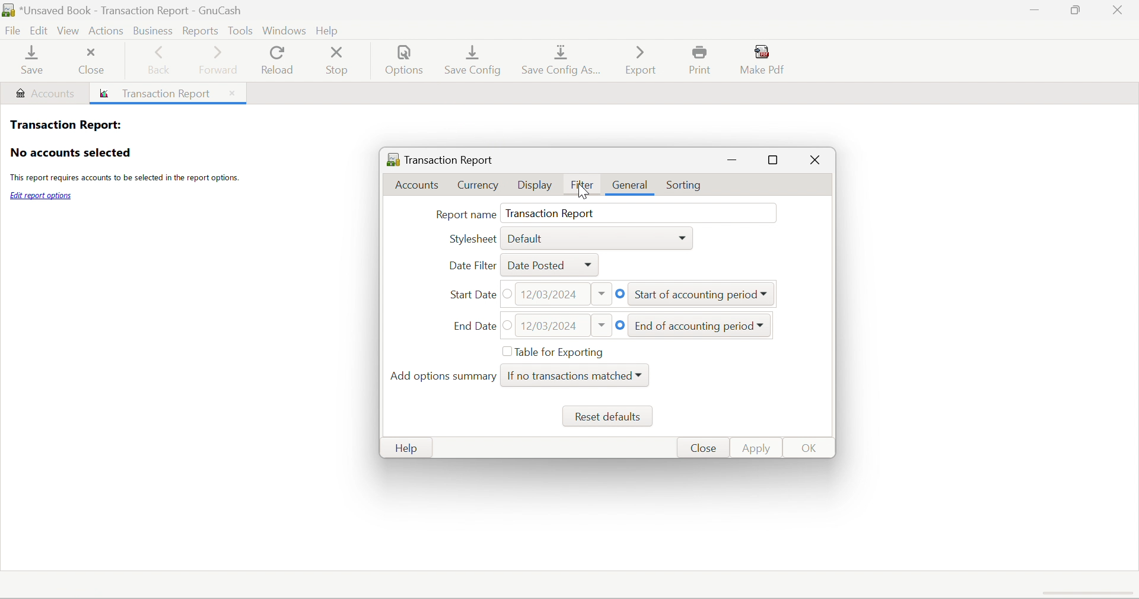 Image resolution: width=1139 pixels, height=599 pixels. What do you see at coordinates (767, 295) in the screenshot?
I see `Drop Down` at bounding box center [767, 295].